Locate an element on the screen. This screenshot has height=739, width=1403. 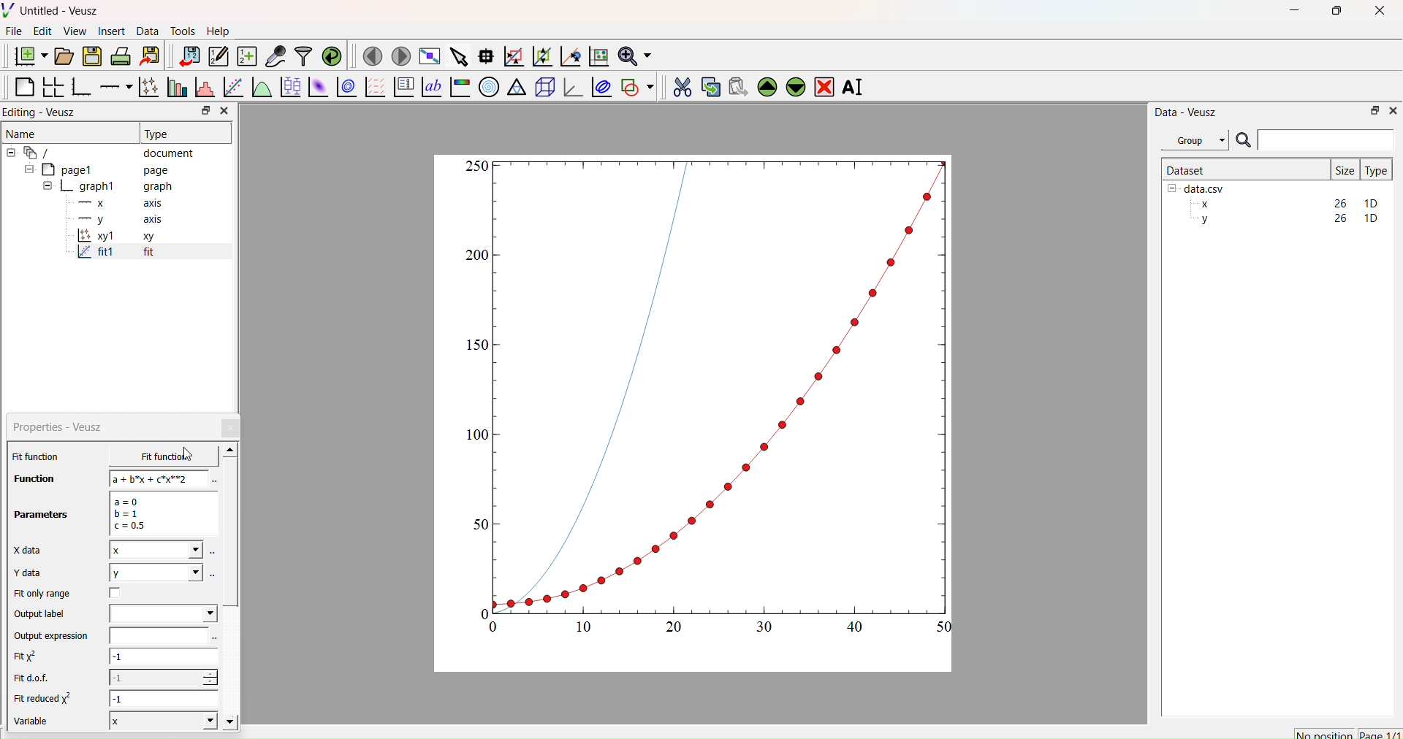
Edit or enter new dataset is located at coordinates (216, 56).